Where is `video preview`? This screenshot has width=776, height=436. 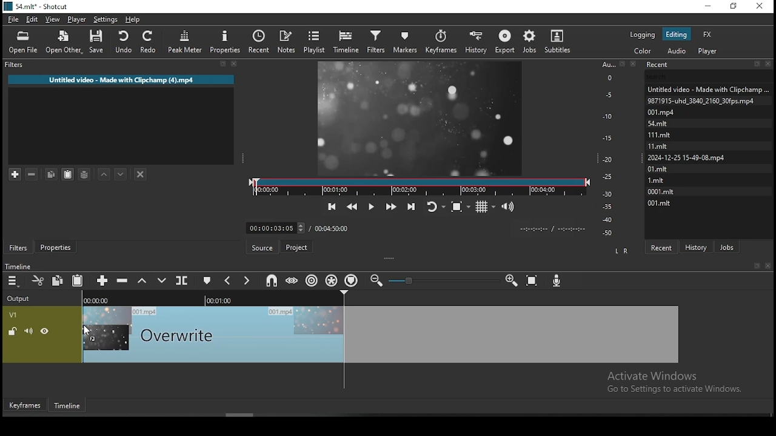 video preview is located at coordinates (419, 117).